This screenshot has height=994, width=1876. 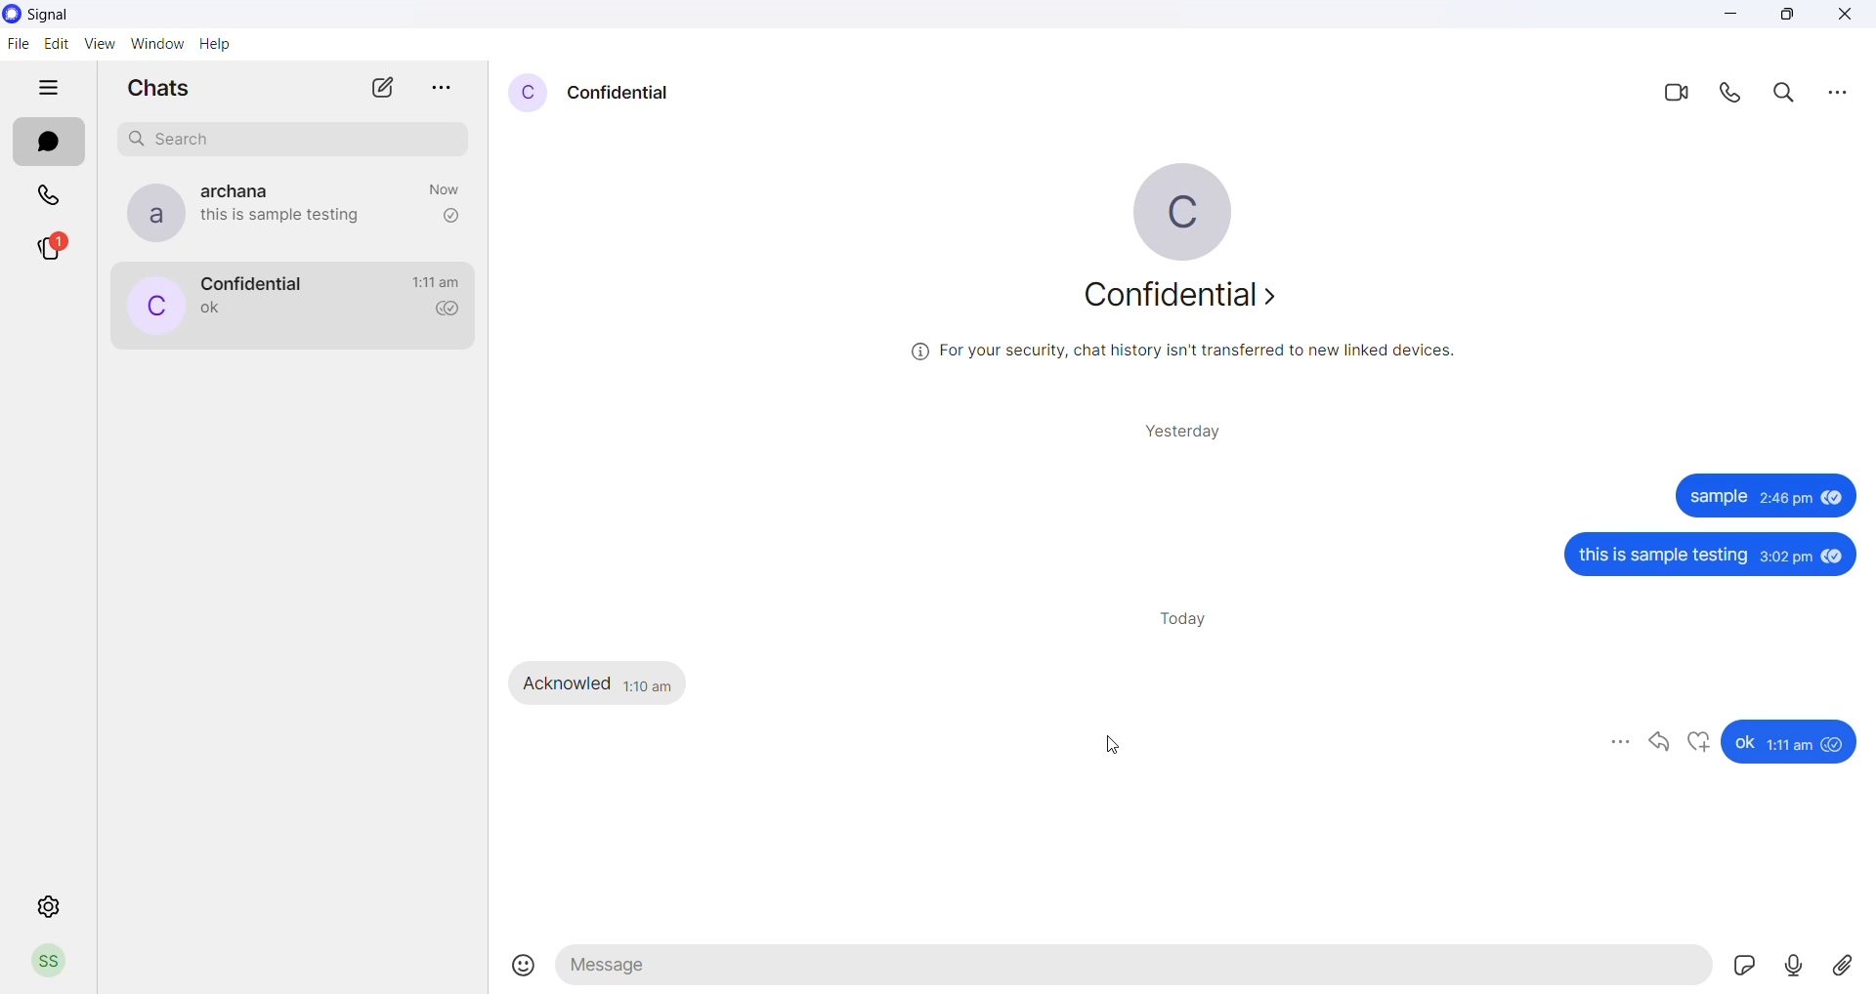 I want to click on last message time, so click(x=436, y=282).